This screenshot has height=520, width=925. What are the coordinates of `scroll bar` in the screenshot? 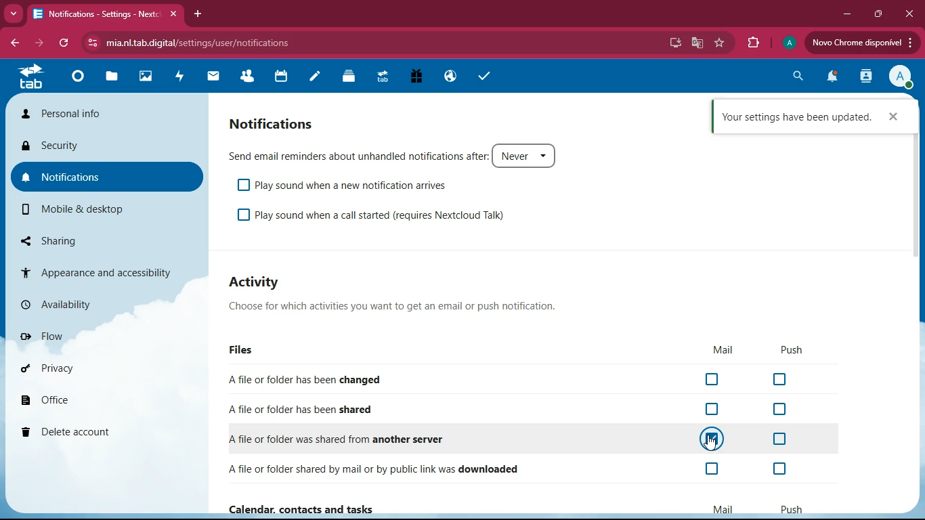 It's located at (915, 171).